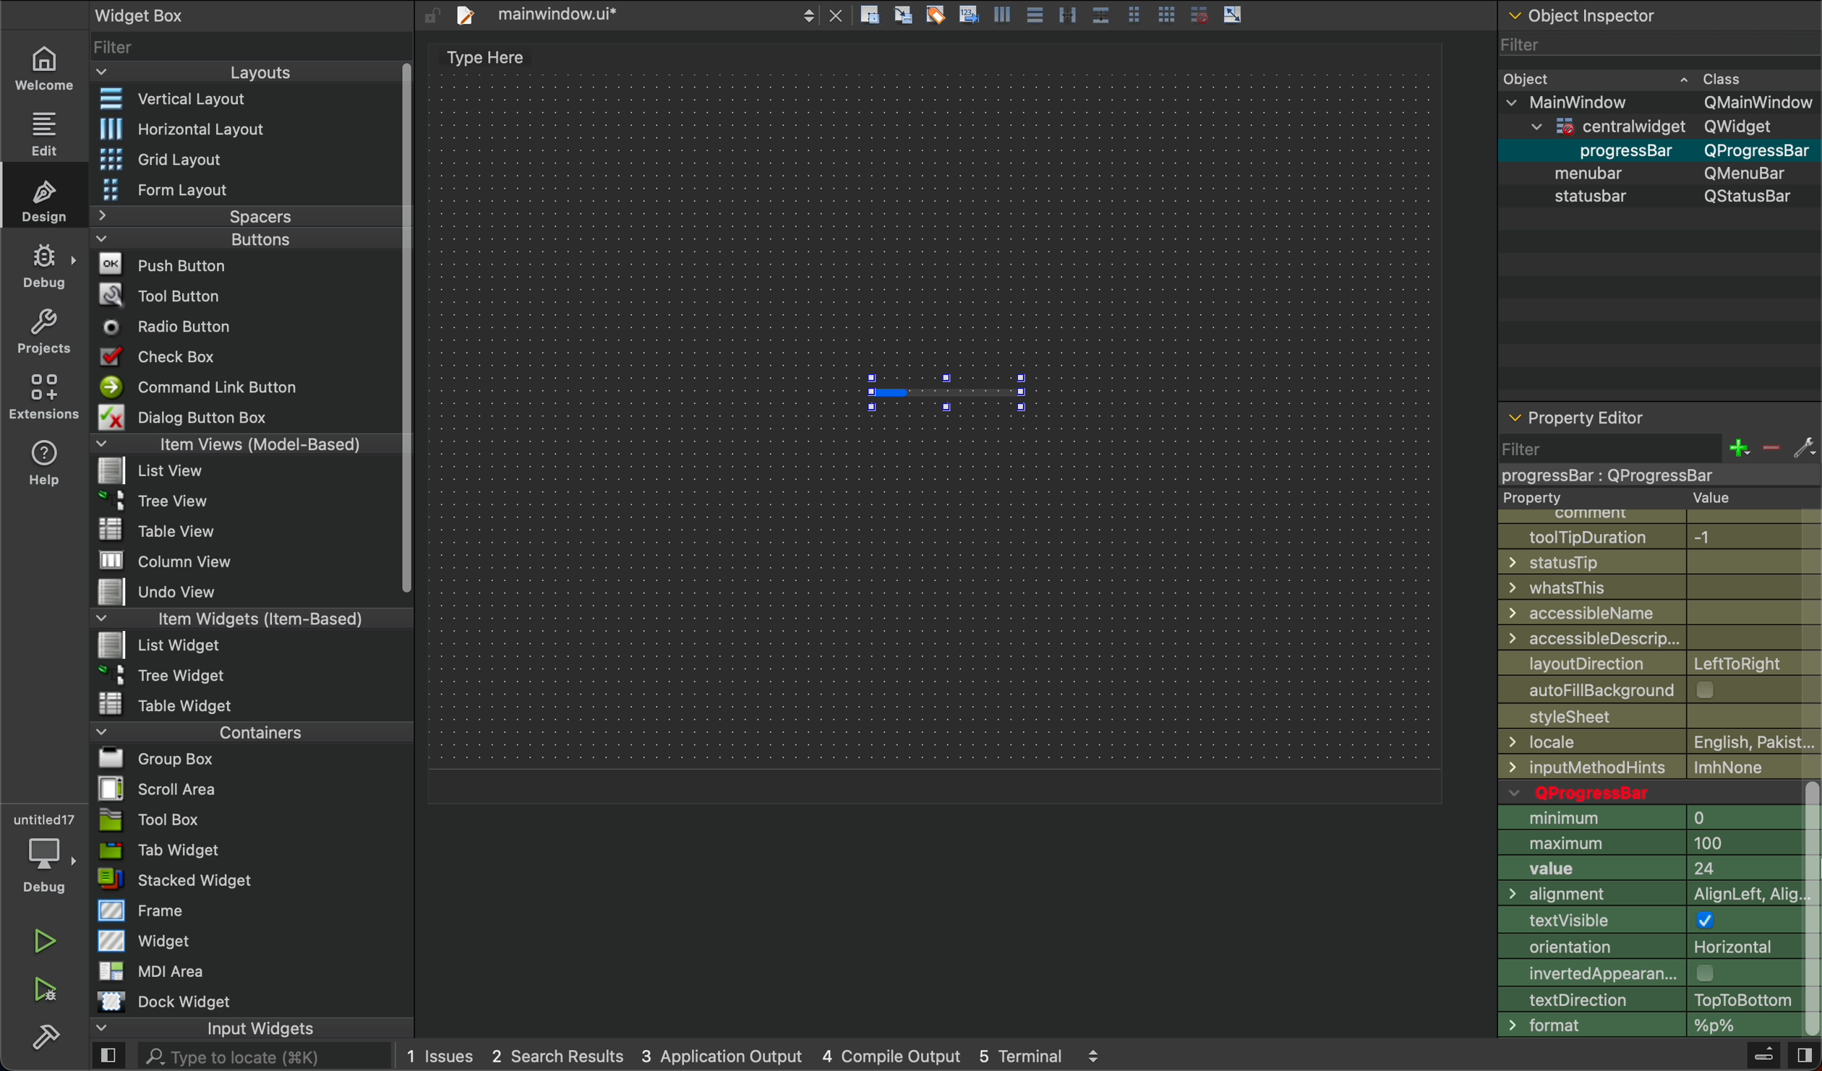 The width and height of the screenshot is (1822, 1071). What do you see at coordinates (168, 263) in the screenshot?
I see `Push Button` at bounding box center [168, 263].